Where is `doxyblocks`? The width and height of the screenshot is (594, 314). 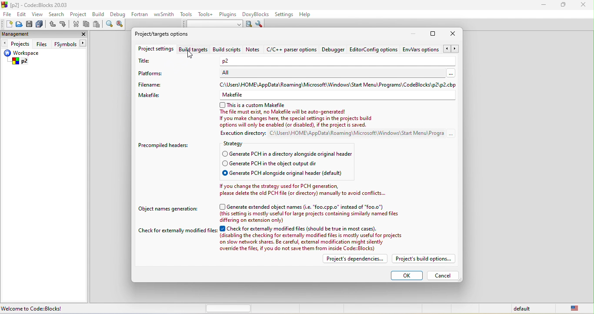 doxyblocks is located at coordinates (257, 14).